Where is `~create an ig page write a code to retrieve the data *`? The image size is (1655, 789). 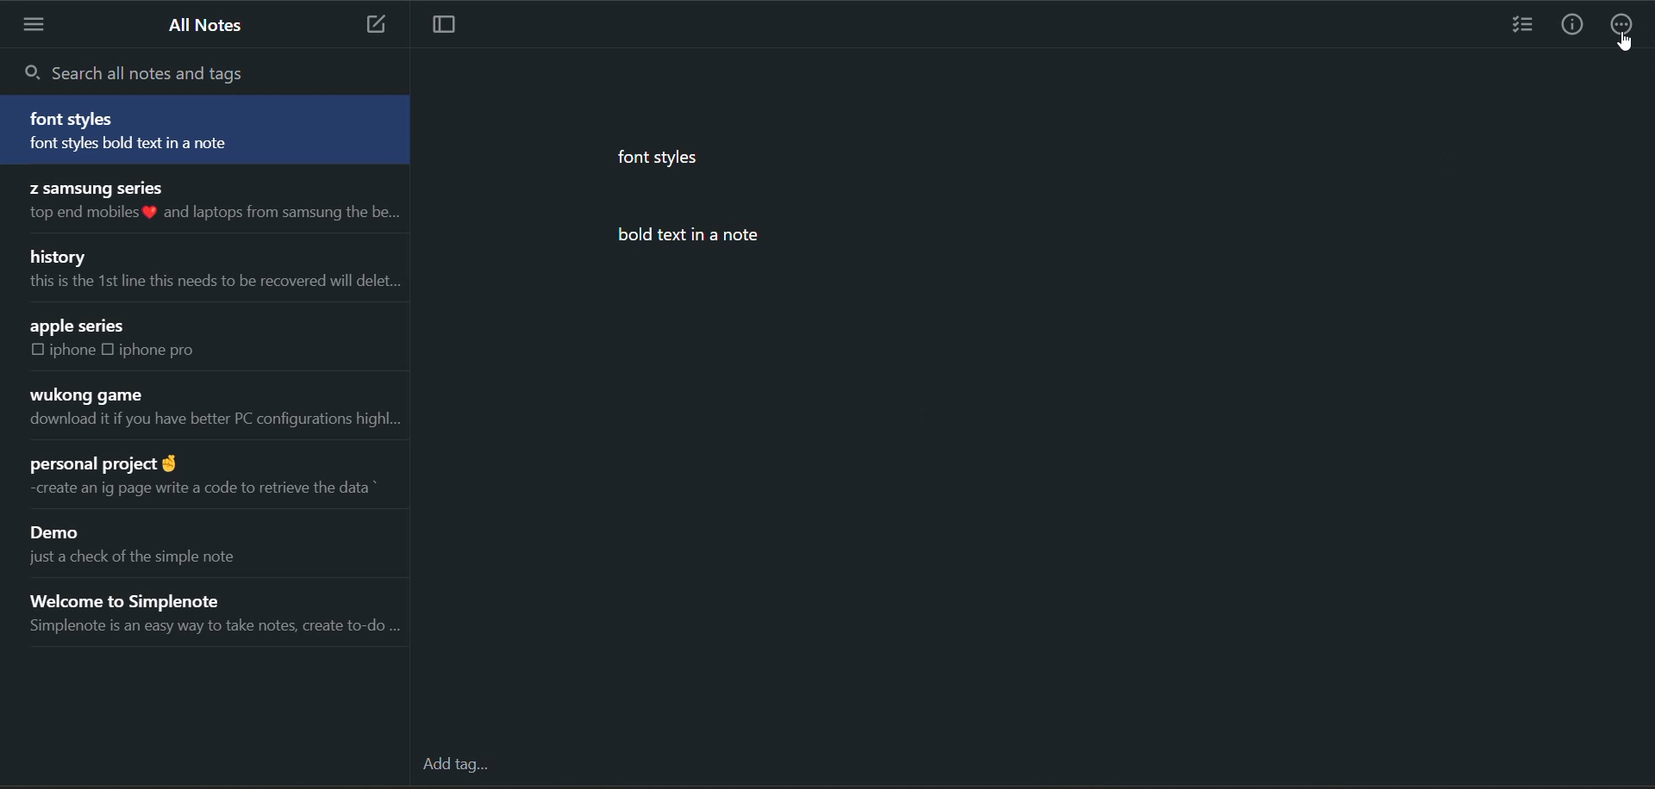 ~create an ig page write a code to retrieve the data * is located at coordinates (198, 488).